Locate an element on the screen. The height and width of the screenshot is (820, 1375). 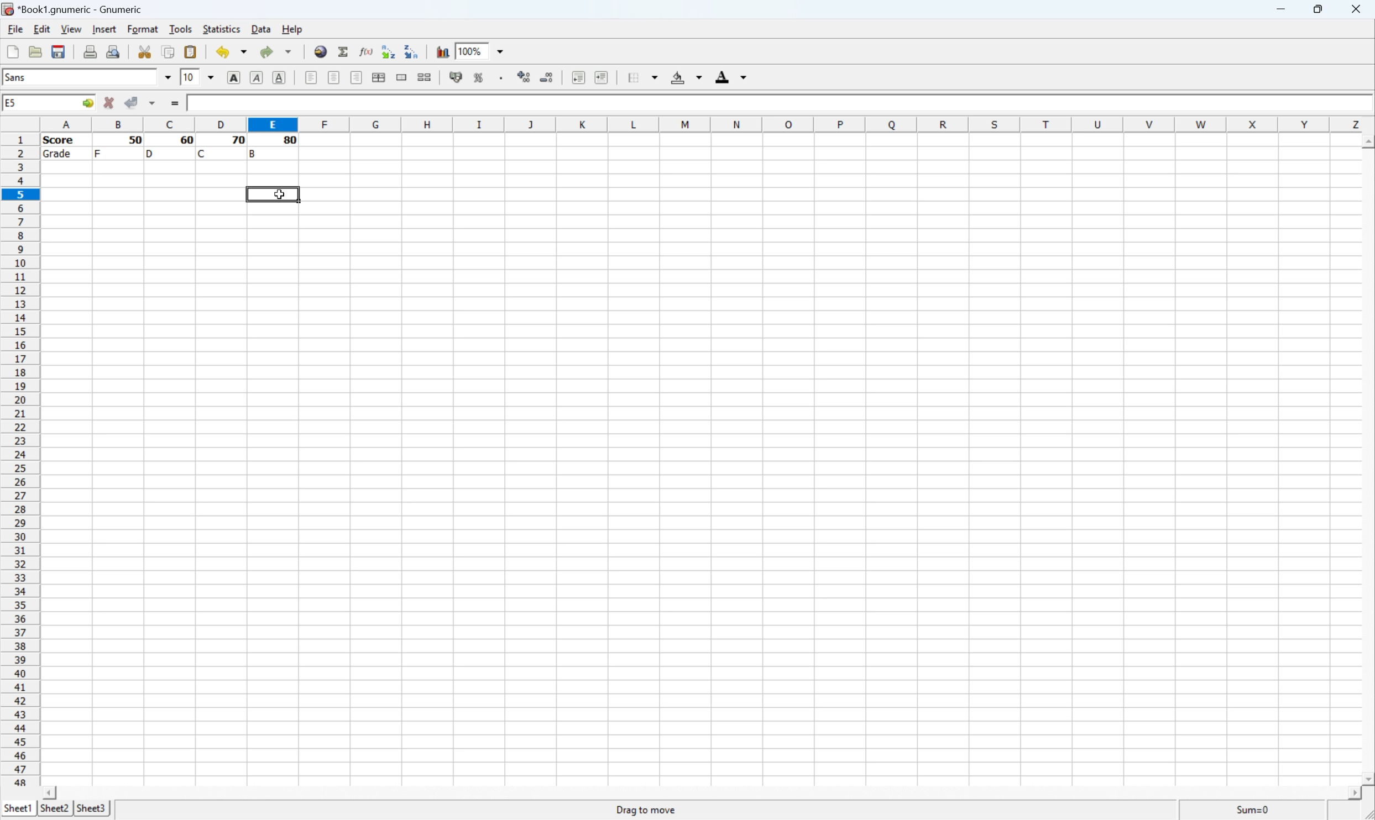
cells is located at coordinates (702, 474).